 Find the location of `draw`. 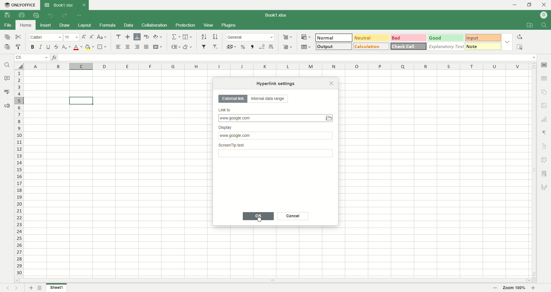

draw is located at coordinates (65, 25).